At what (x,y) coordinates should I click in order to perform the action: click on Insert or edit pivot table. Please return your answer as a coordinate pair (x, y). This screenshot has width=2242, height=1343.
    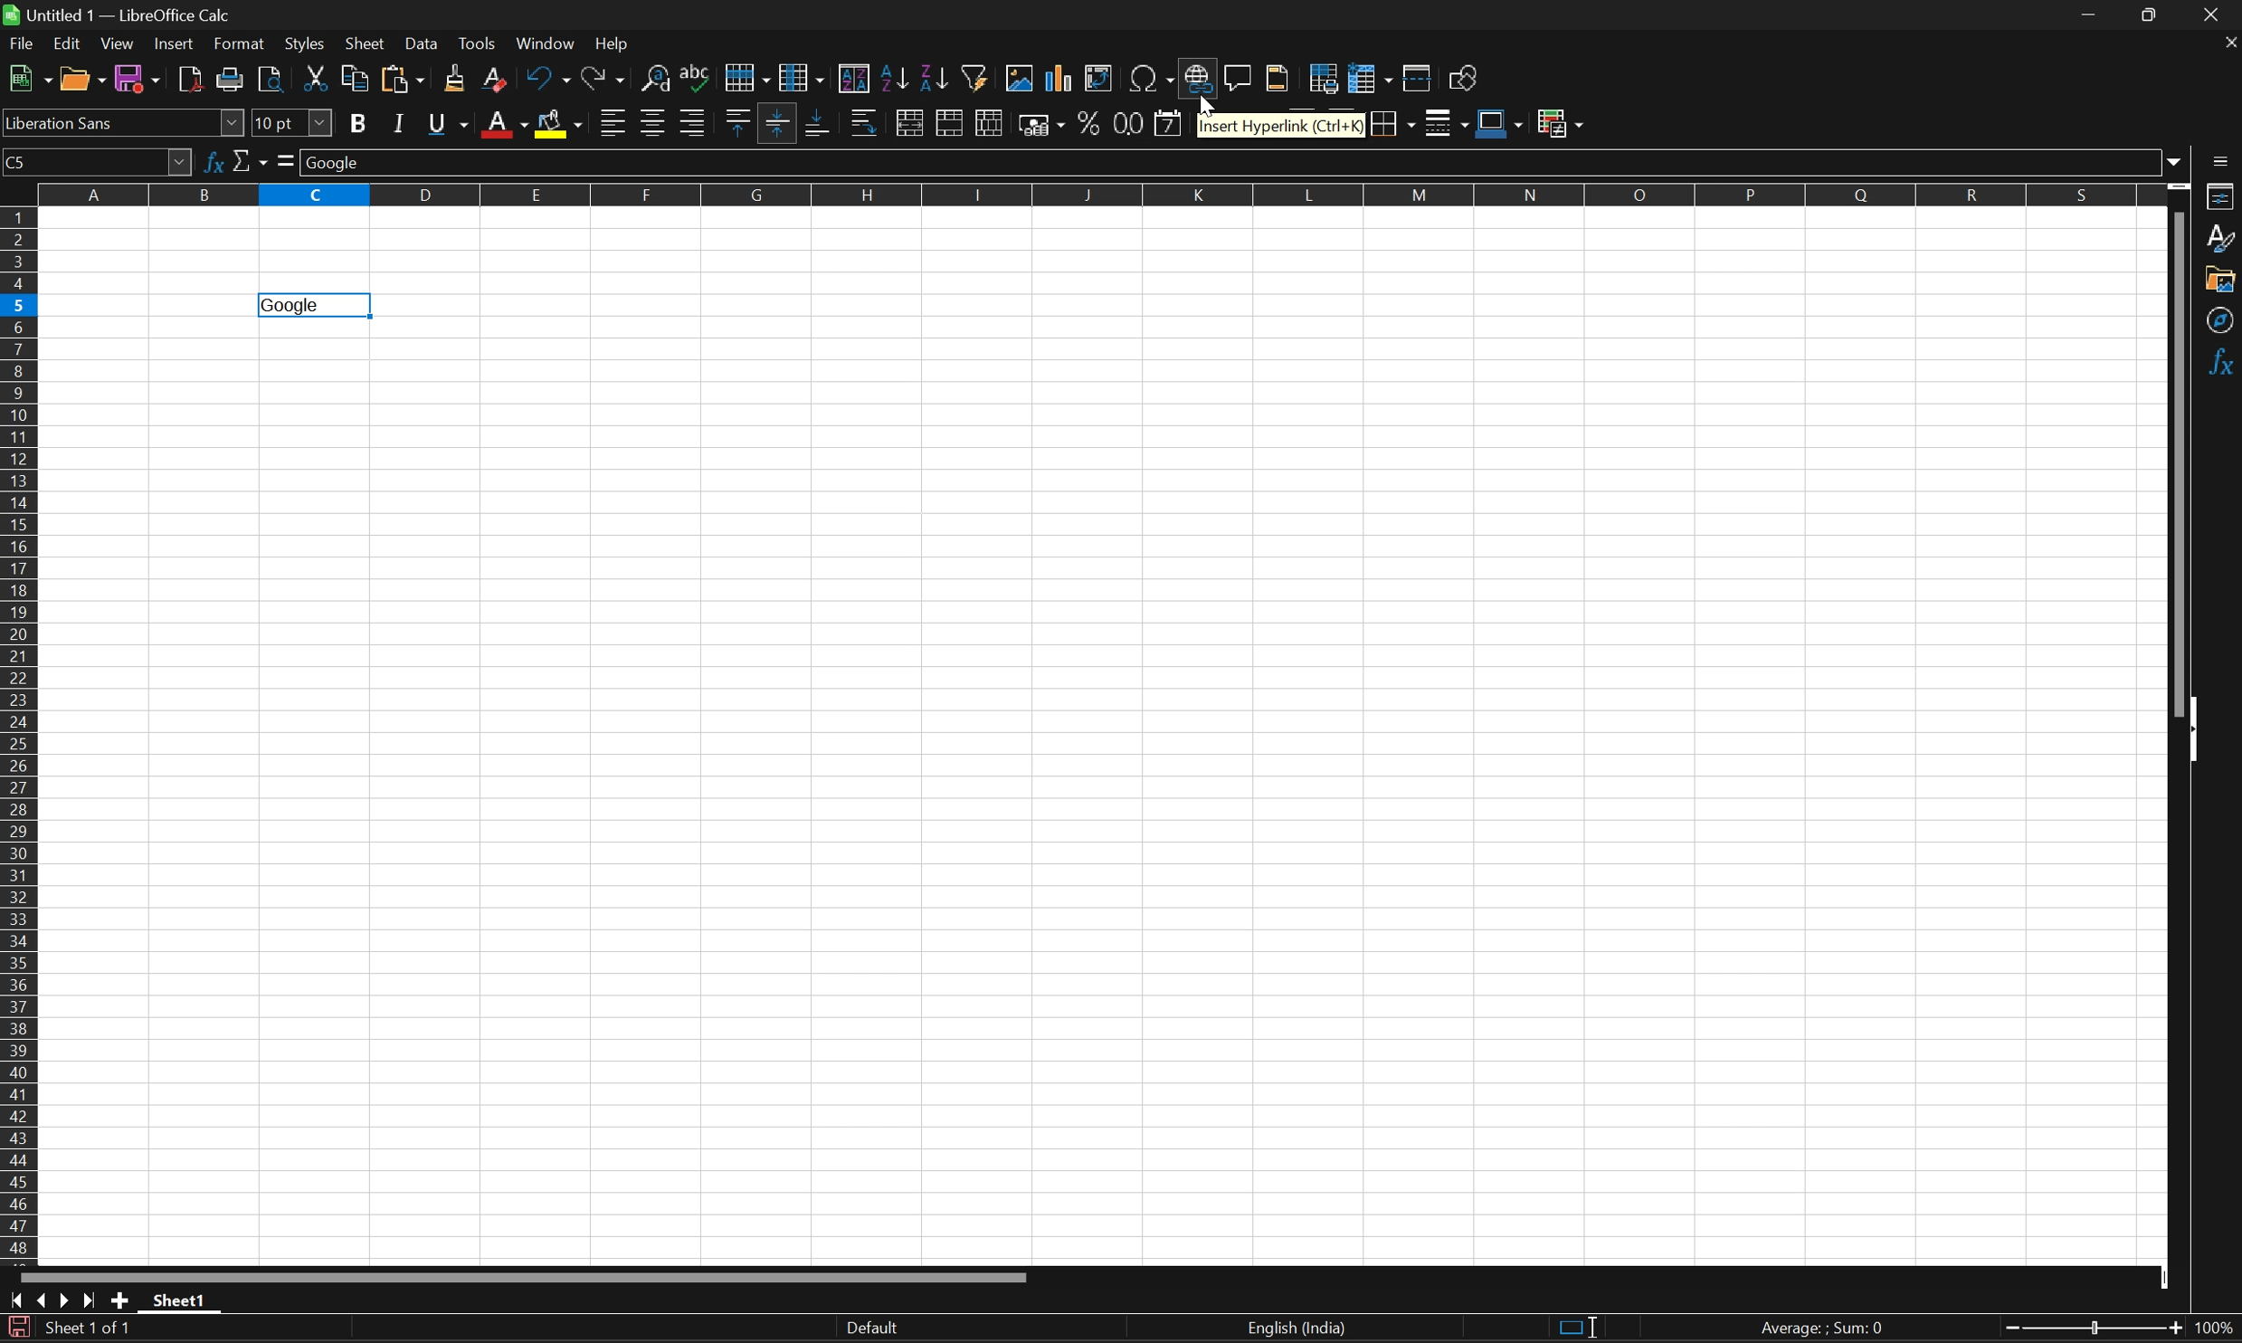
    Looking at the image, I should click on (1099, 77).